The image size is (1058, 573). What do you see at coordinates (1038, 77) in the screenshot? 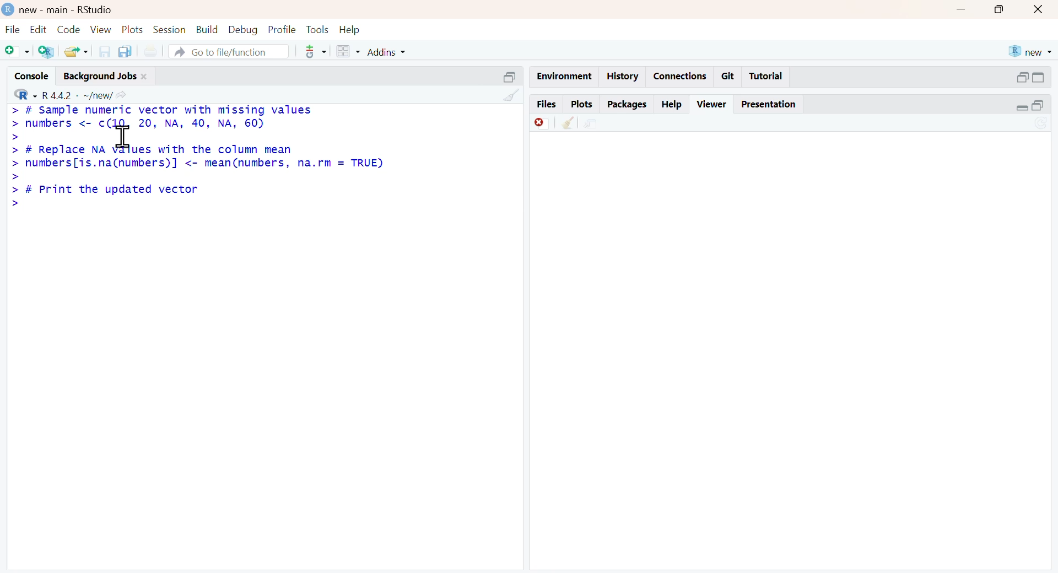
I see `expand/collapse` at bounding box center [1038, 77].